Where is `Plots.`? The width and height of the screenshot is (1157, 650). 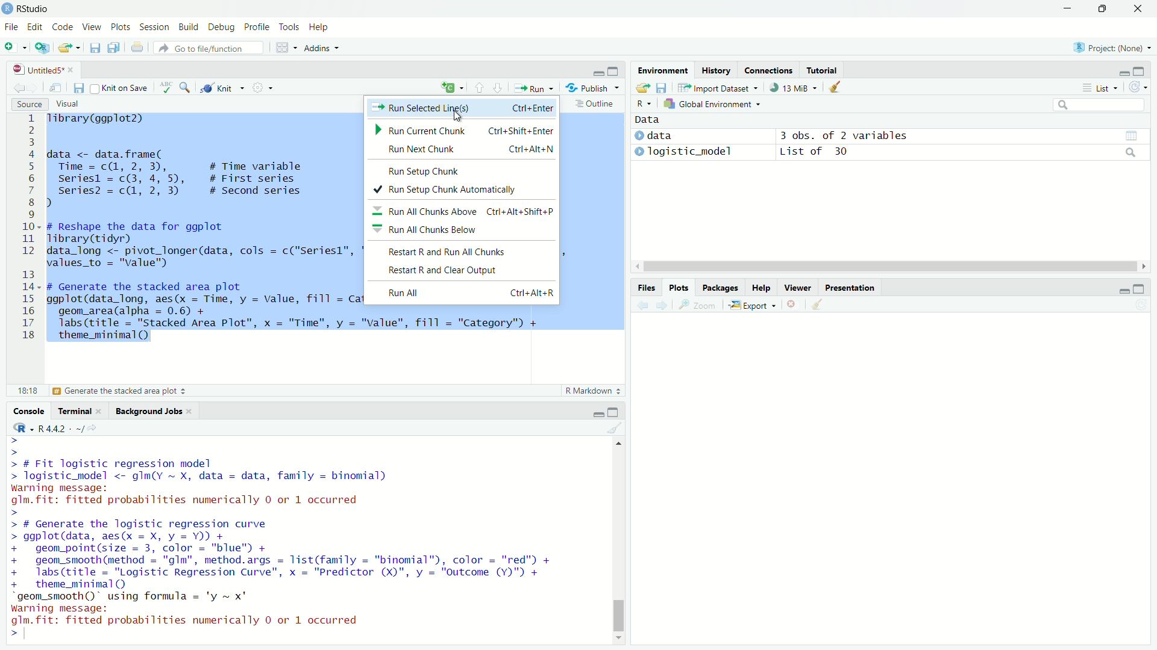 Plots. is located at coordinates (679, 288).